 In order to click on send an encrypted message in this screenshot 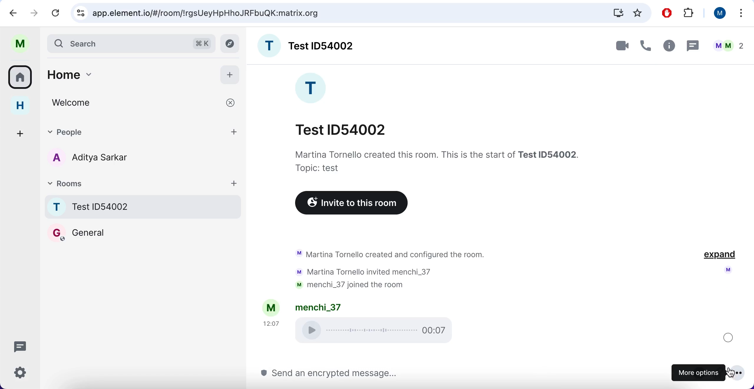, I will do `click(334, 373)`.